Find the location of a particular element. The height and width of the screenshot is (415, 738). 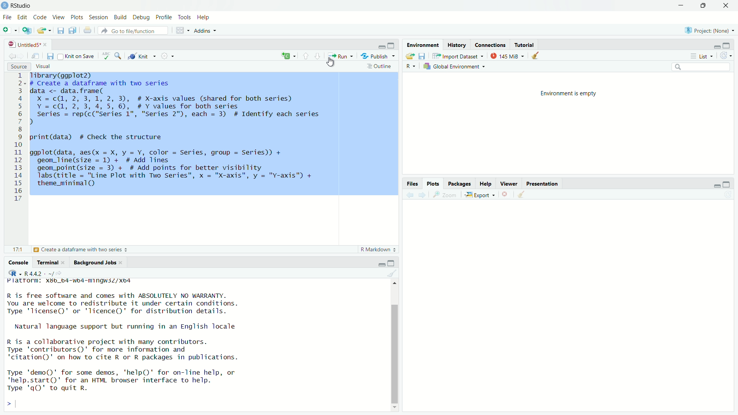

Create a dataframe with two series is located at coordinates (81, 250).